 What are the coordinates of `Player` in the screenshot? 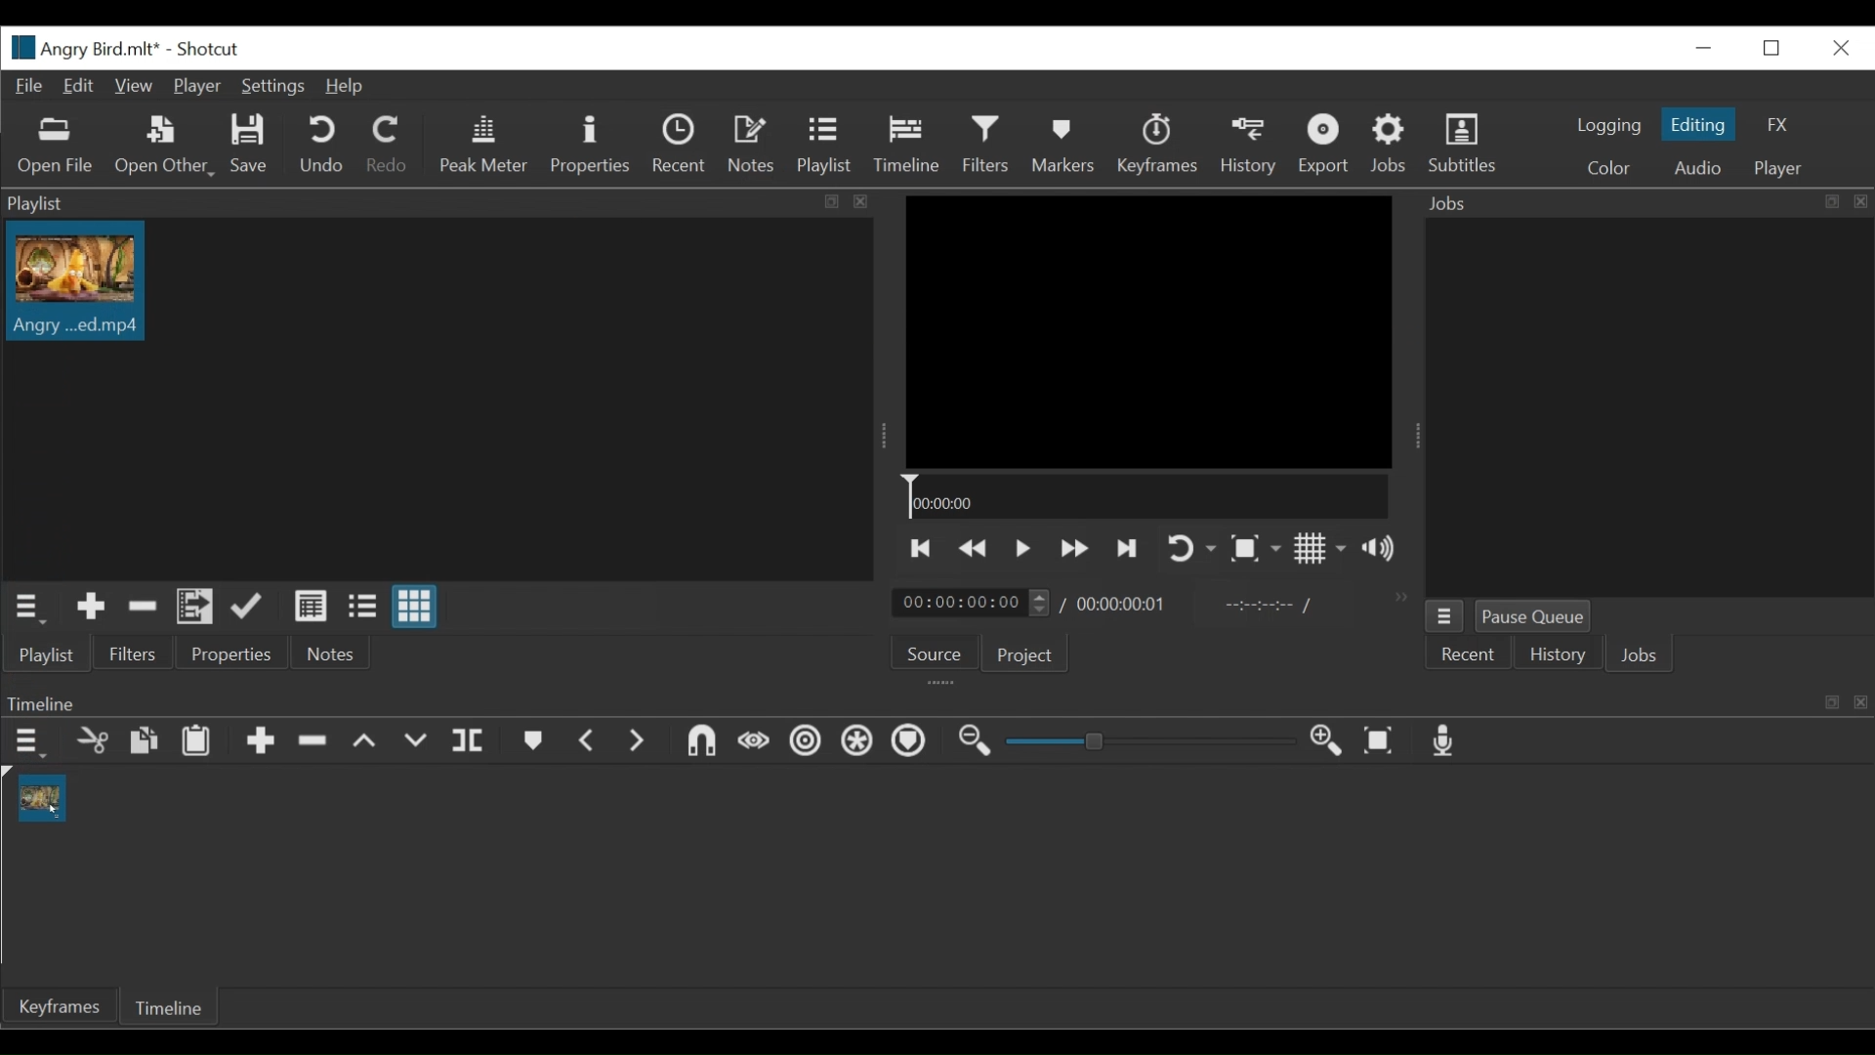 It's located at (196, 87).